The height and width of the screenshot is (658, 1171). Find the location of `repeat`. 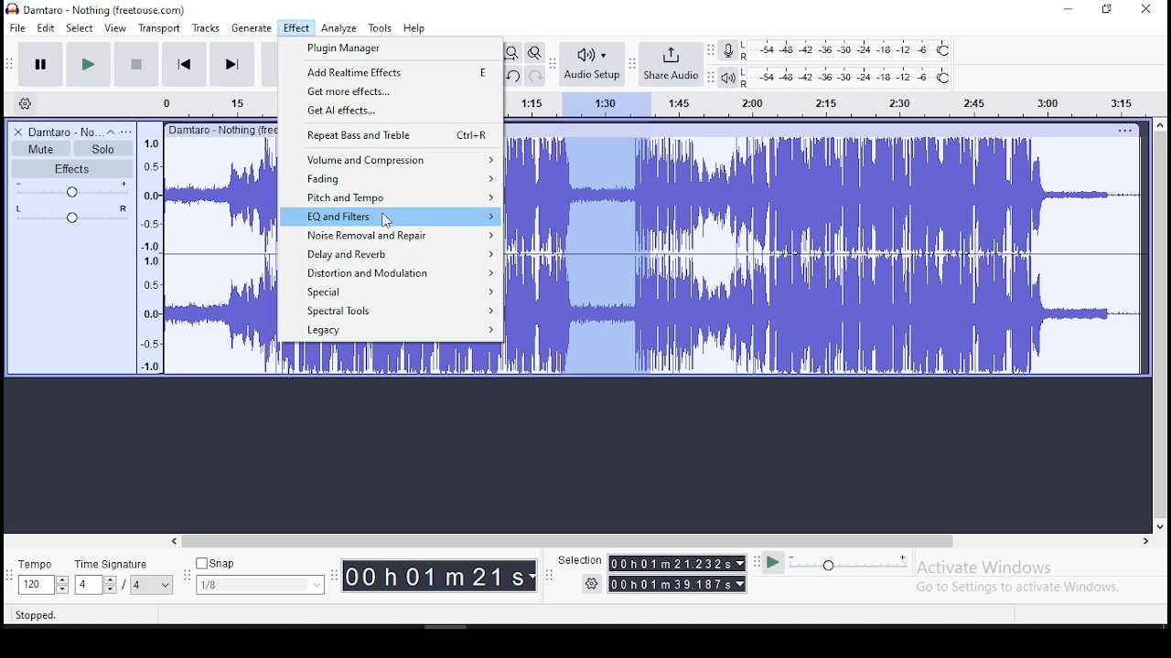

repeat is located at coordinates (389, 134).